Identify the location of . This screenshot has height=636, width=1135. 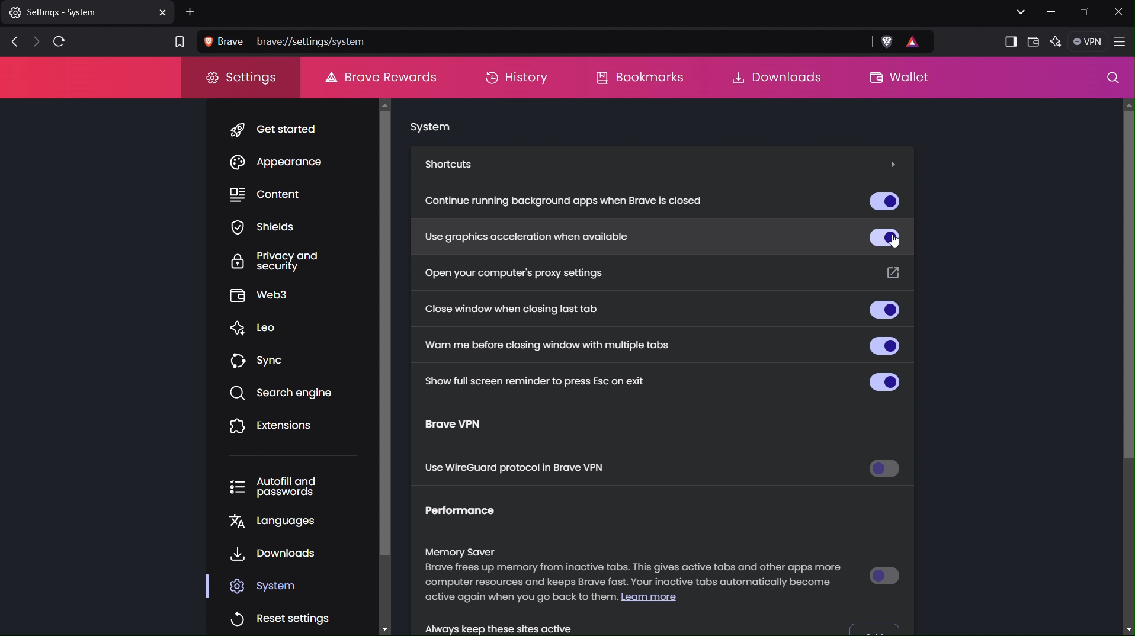
(1128, 287).